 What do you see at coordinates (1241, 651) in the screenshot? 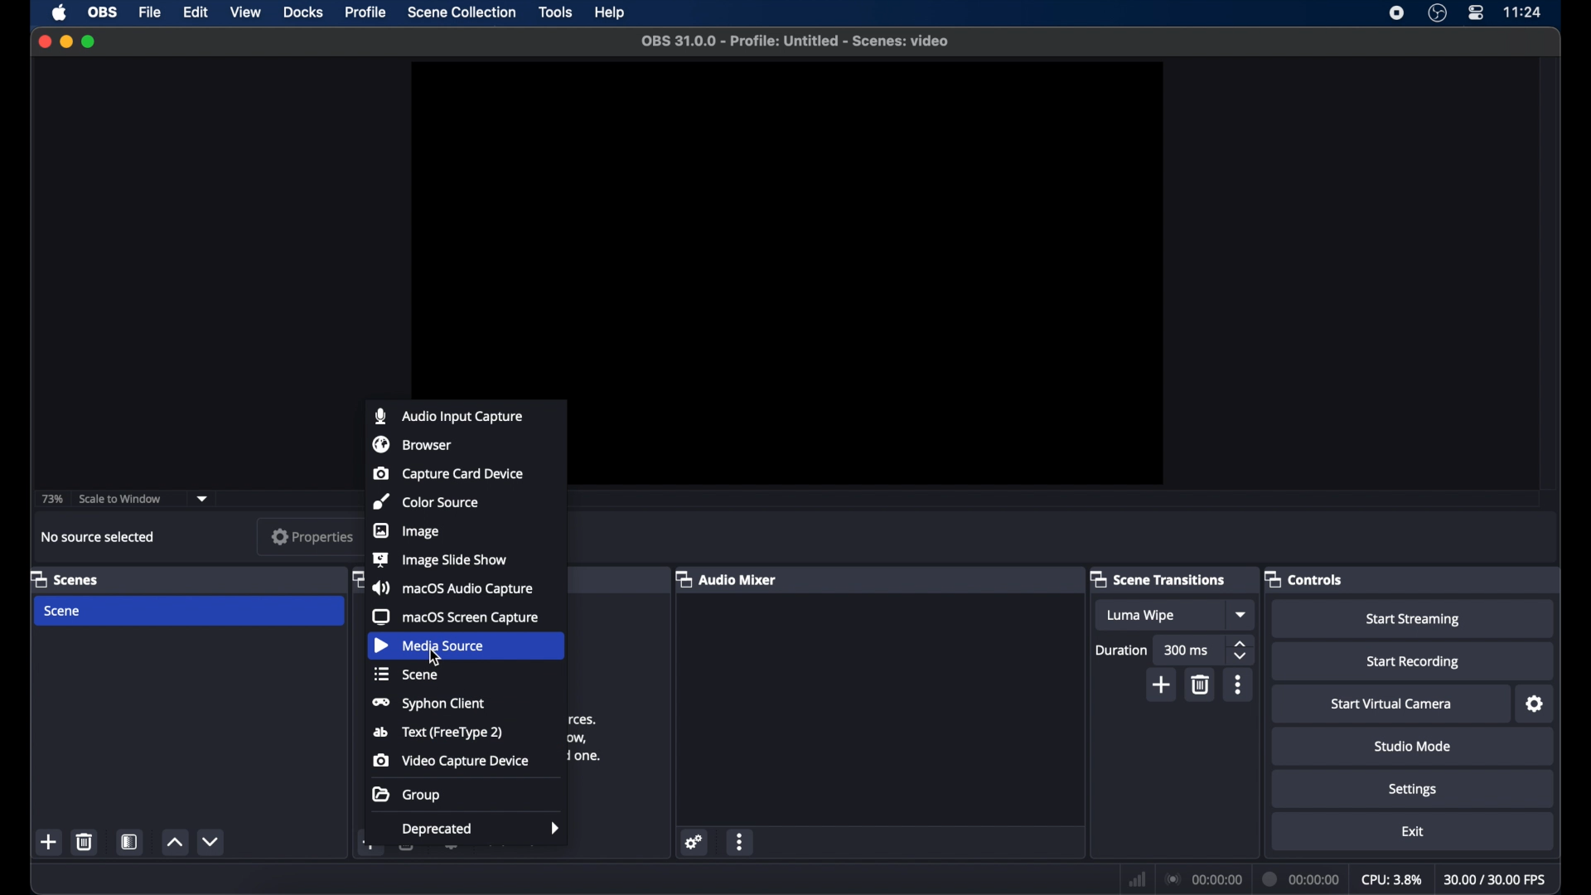
I see `stepper buttons` at bounding box center [1241, 651].